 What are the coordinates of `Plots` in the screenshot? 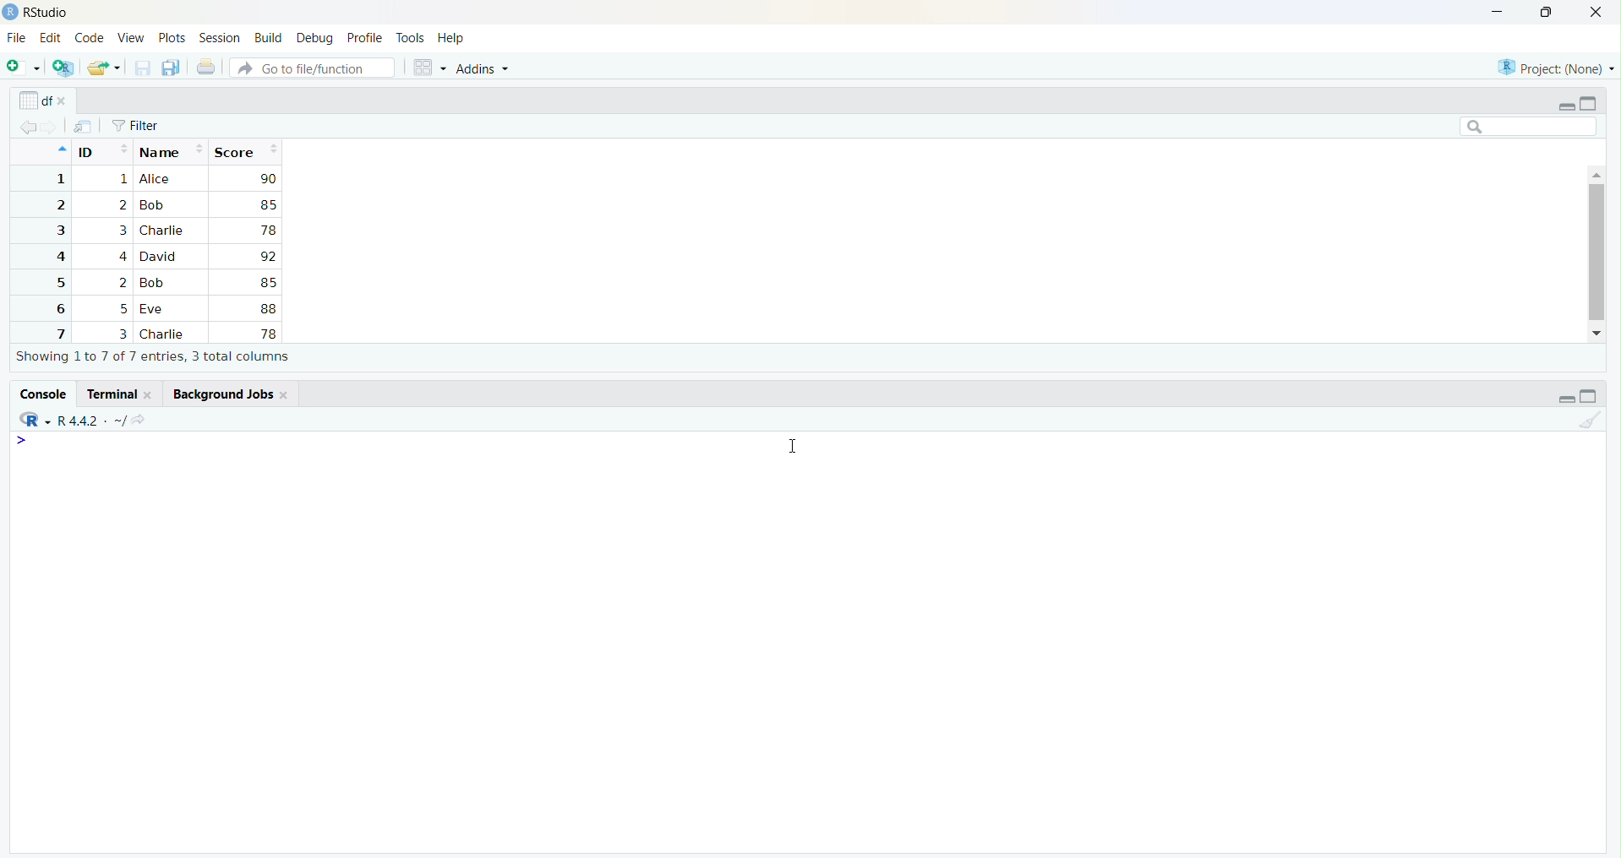 It's located at (172, 39).